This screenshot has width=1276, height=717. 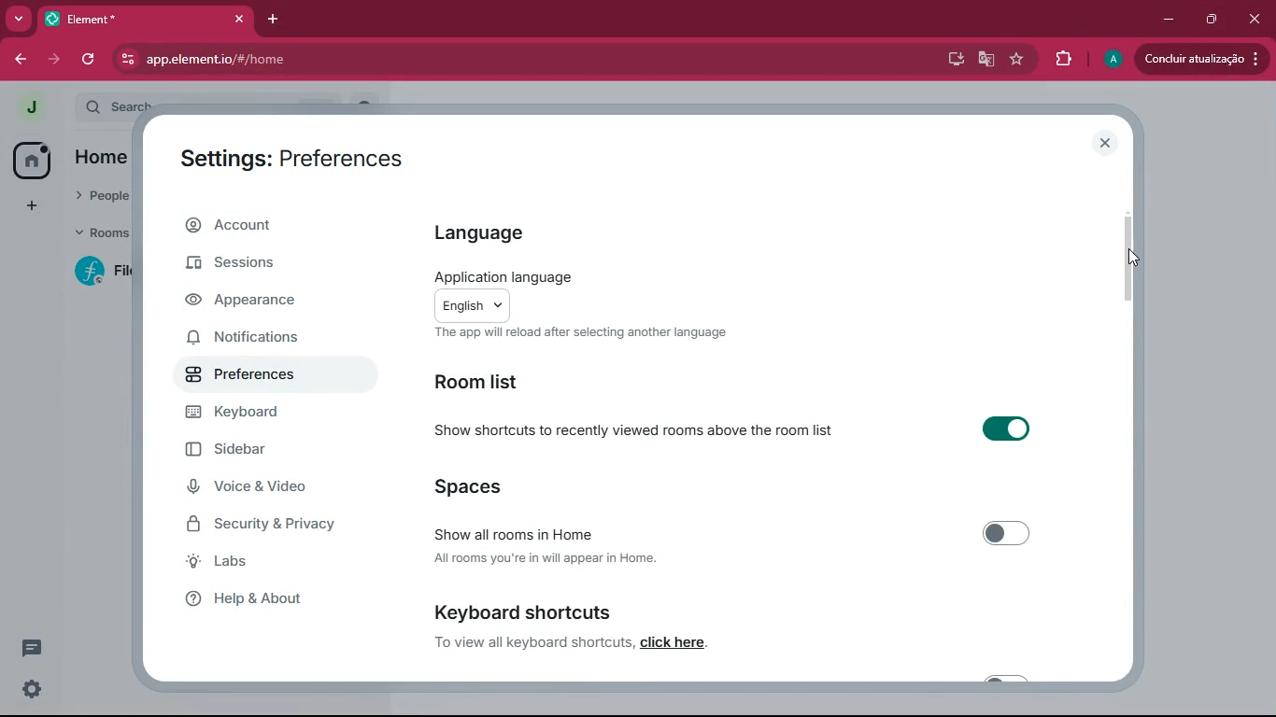 I want to click on security & privacy, so click(x=262, y=523).